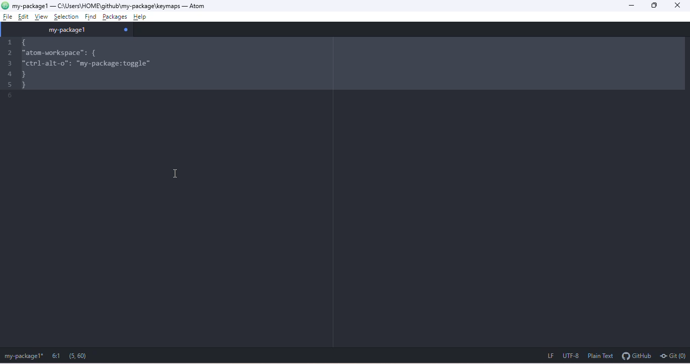  Describe the element at coordinates (30, 5) in the screenshot. I see `my-package1` at that location.